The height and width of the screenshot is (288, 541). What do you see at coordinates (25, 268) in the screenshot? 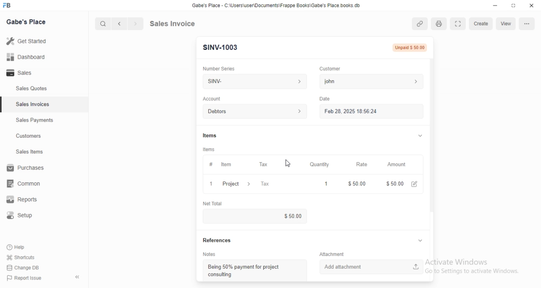
I see `Change DB` at bounding box center [25, 268].